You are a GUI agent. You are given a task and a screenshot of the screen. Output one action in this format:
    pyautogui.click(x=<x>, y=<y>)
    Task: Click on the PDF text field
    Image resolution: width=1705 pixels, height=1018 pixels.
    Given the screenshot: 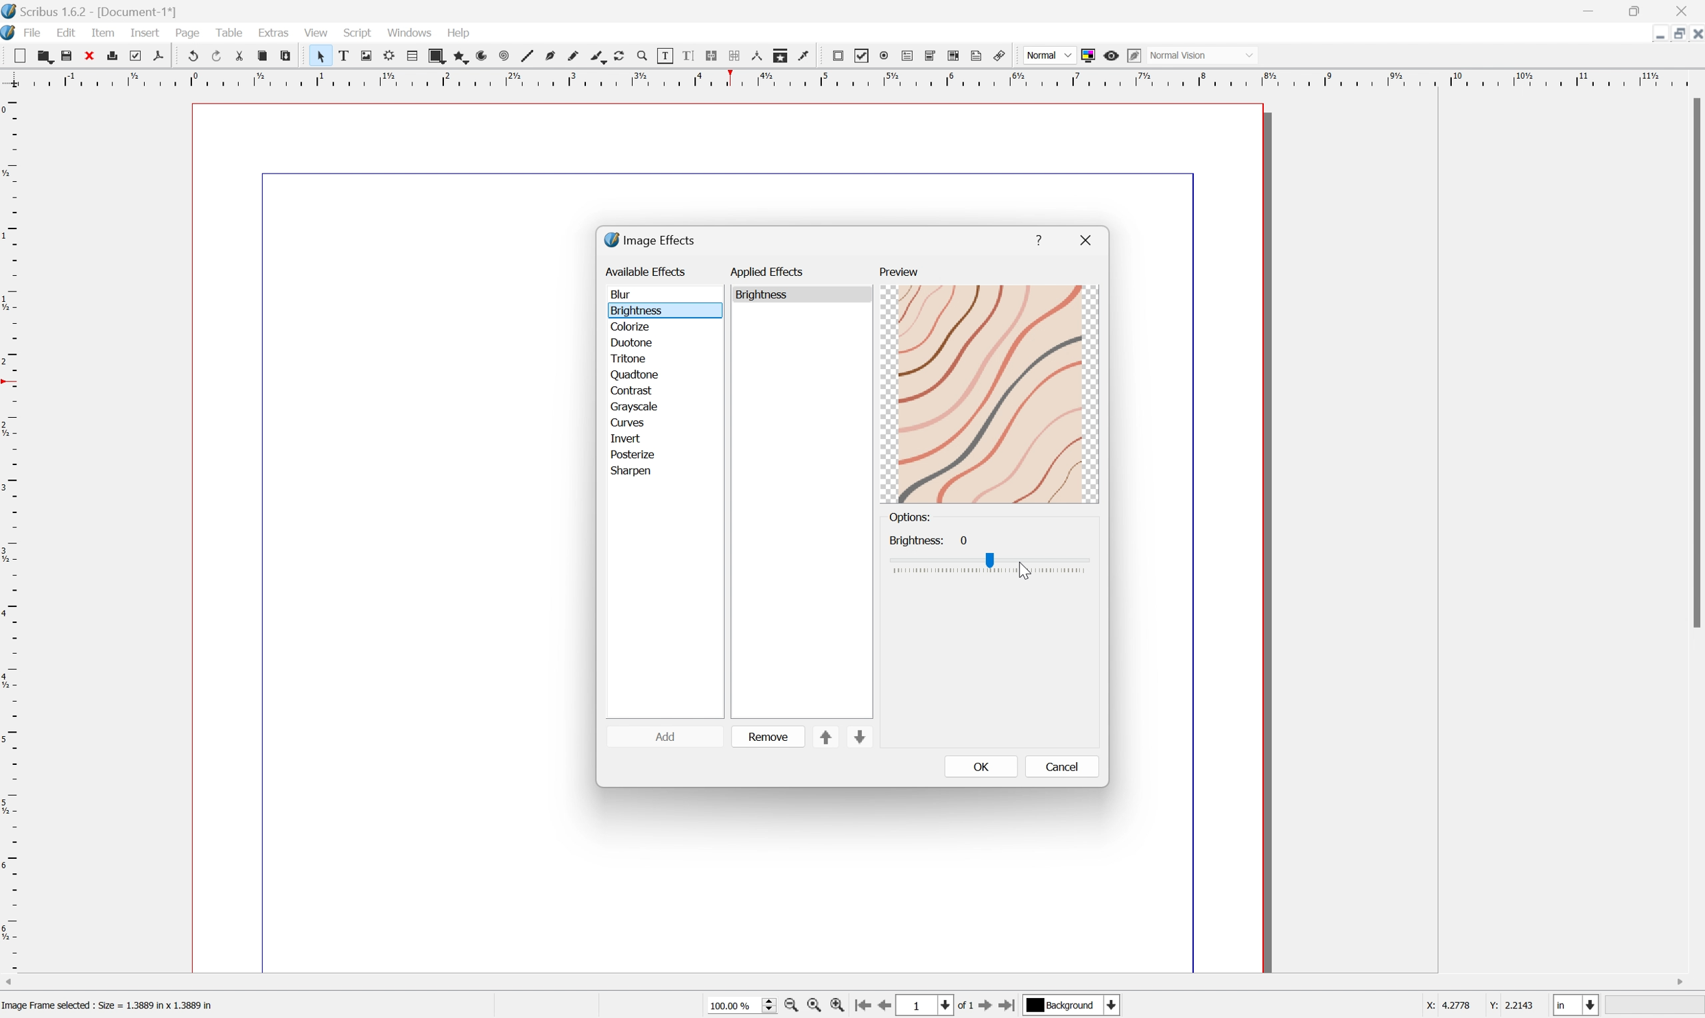 What is the action you would take?
    pyautogui.click(x=906, y=57)
    